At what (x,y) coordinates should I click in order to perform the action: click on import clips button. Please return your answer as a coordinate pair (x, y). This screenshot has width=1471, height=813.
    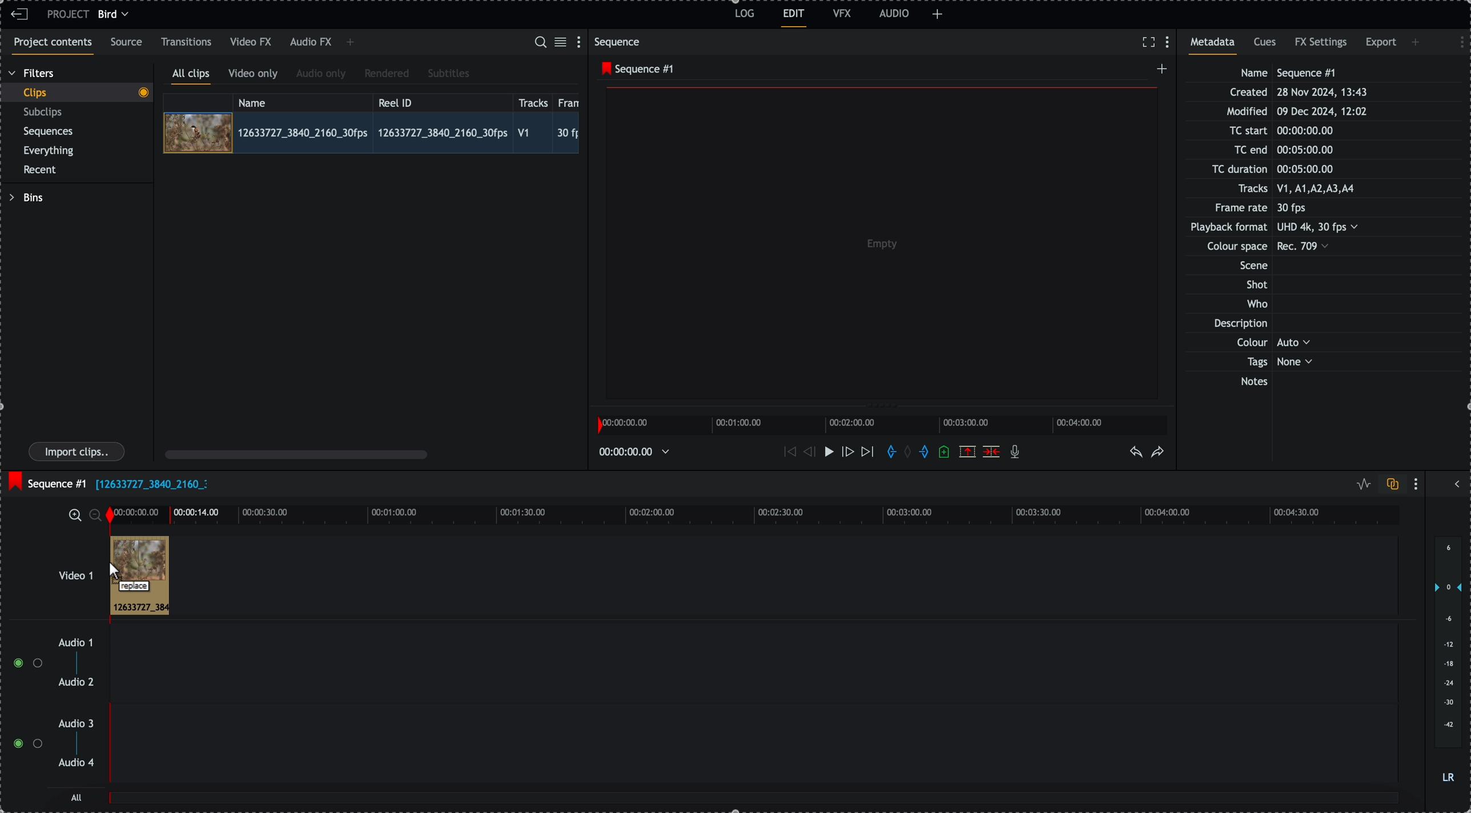
    Looking at the image, I should click on (78, 452).